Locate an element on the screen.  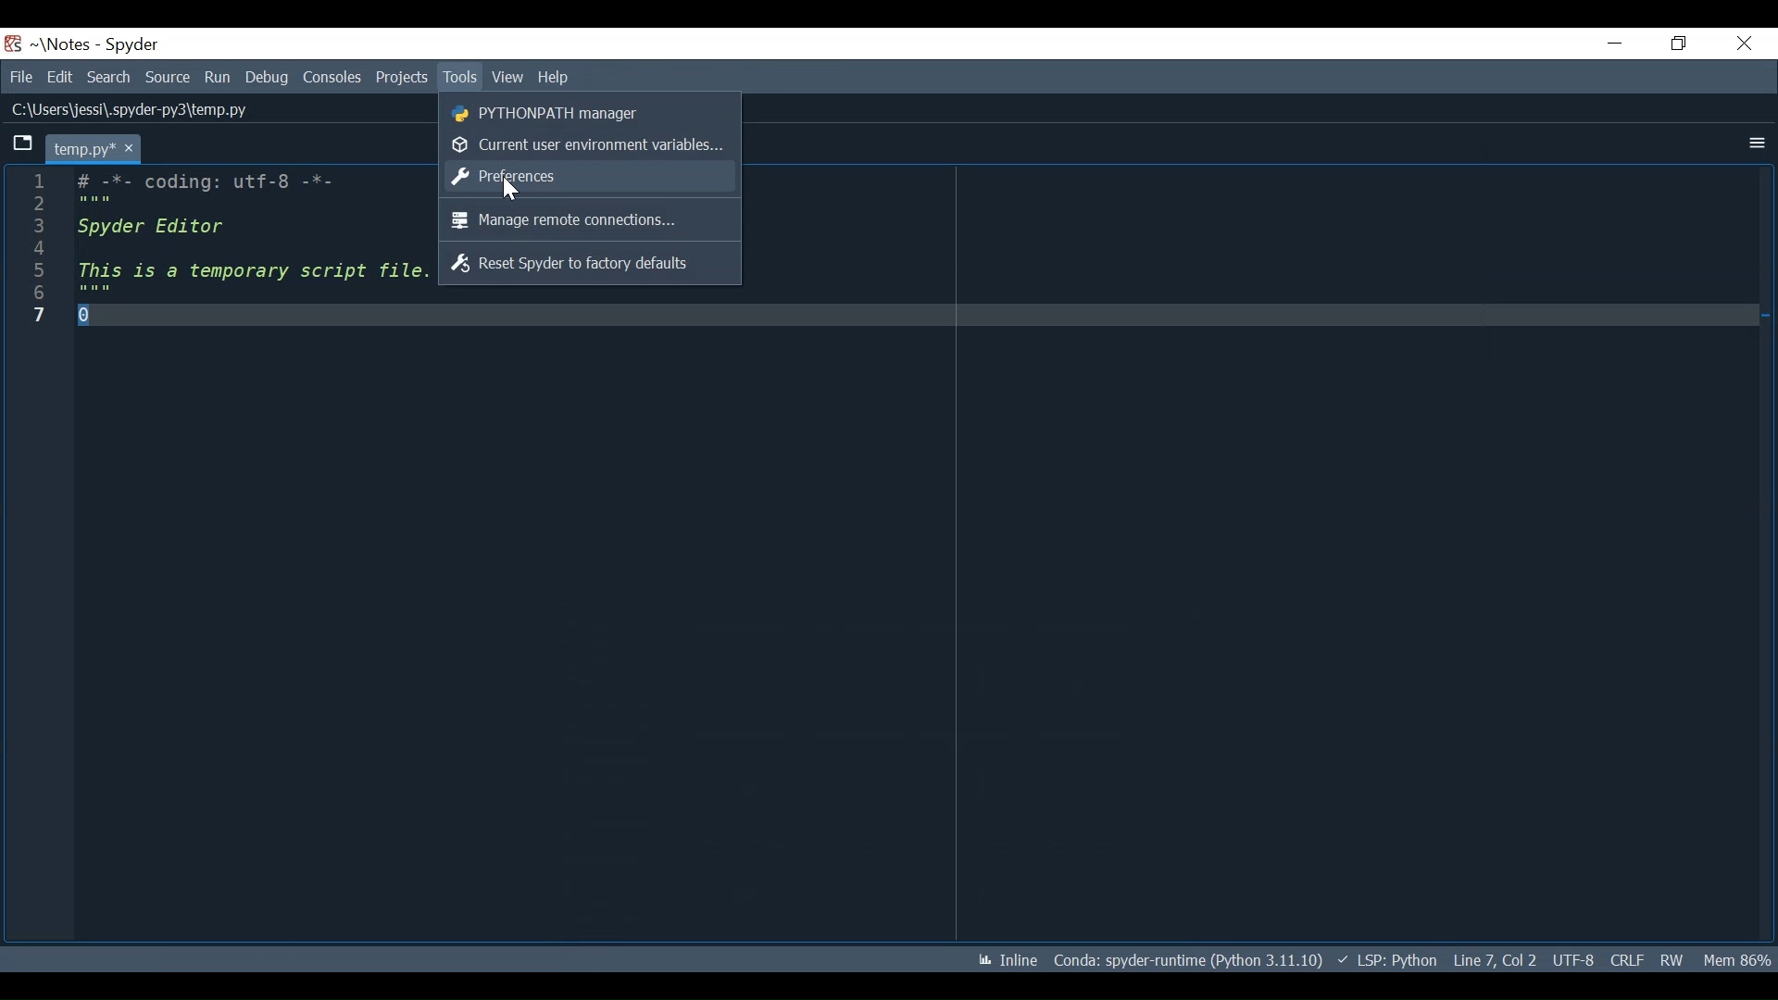
Debug is located at coordinates (266, 78).